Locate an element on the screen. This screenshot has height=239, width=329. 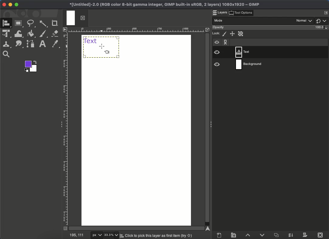
195, 111 is located at coordinates (77, 235).